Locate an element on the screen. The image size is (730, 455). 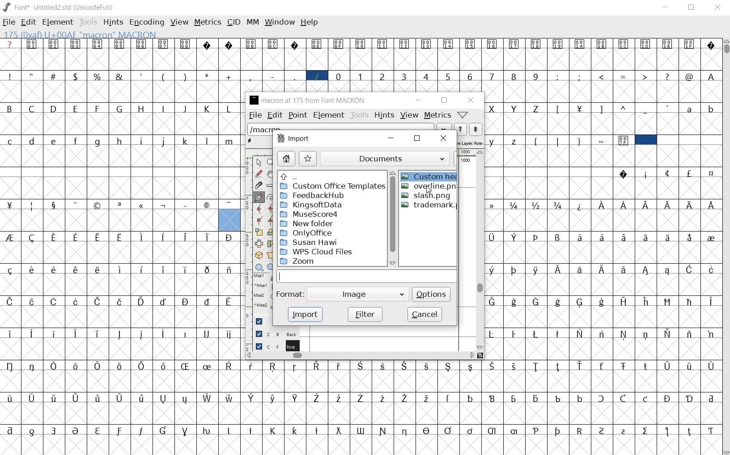
Symbol is located at coordinates (317, 44).